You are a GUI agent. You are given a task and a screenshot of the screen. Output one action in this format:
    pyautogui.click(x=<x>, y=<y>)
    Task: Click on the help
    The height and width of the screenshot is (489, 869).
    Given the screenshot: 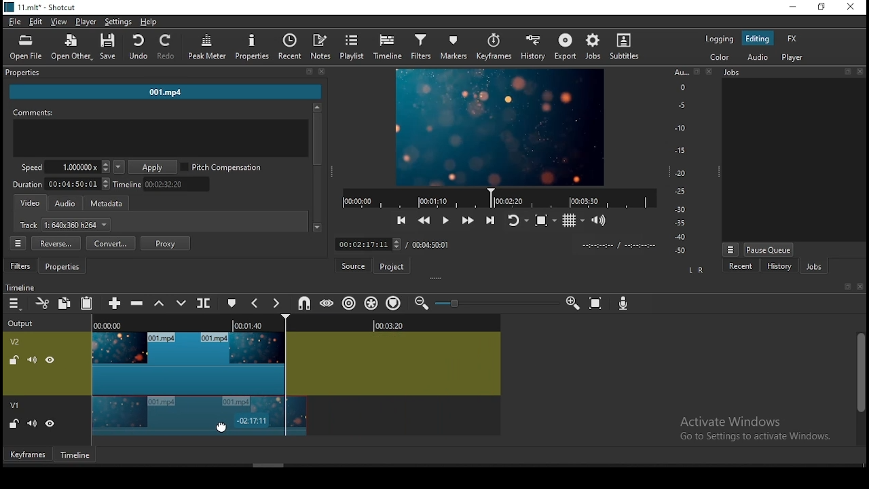 What is the action you would take?
    pyautogui.click(x=149, y=21)
    